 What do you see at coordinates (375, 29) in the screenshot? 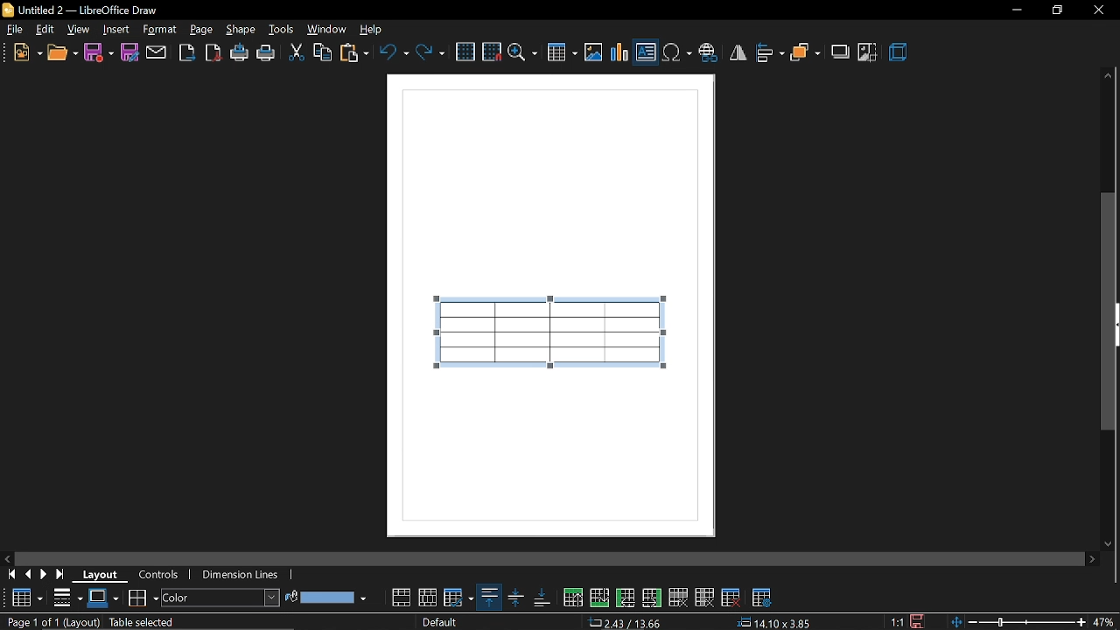
I see `help` at bounding box center [375, 29].